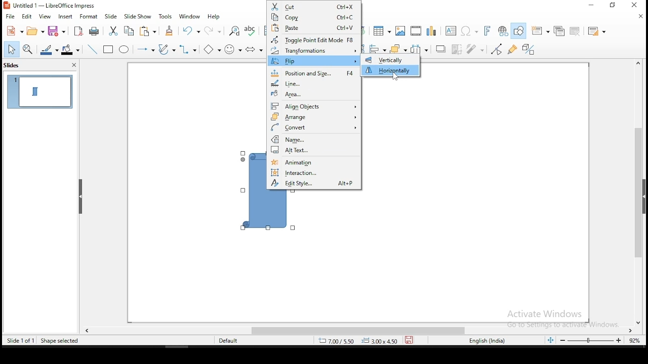 This screenshot has height=364, width=648. I want to click on align objects, so click(378, 48).